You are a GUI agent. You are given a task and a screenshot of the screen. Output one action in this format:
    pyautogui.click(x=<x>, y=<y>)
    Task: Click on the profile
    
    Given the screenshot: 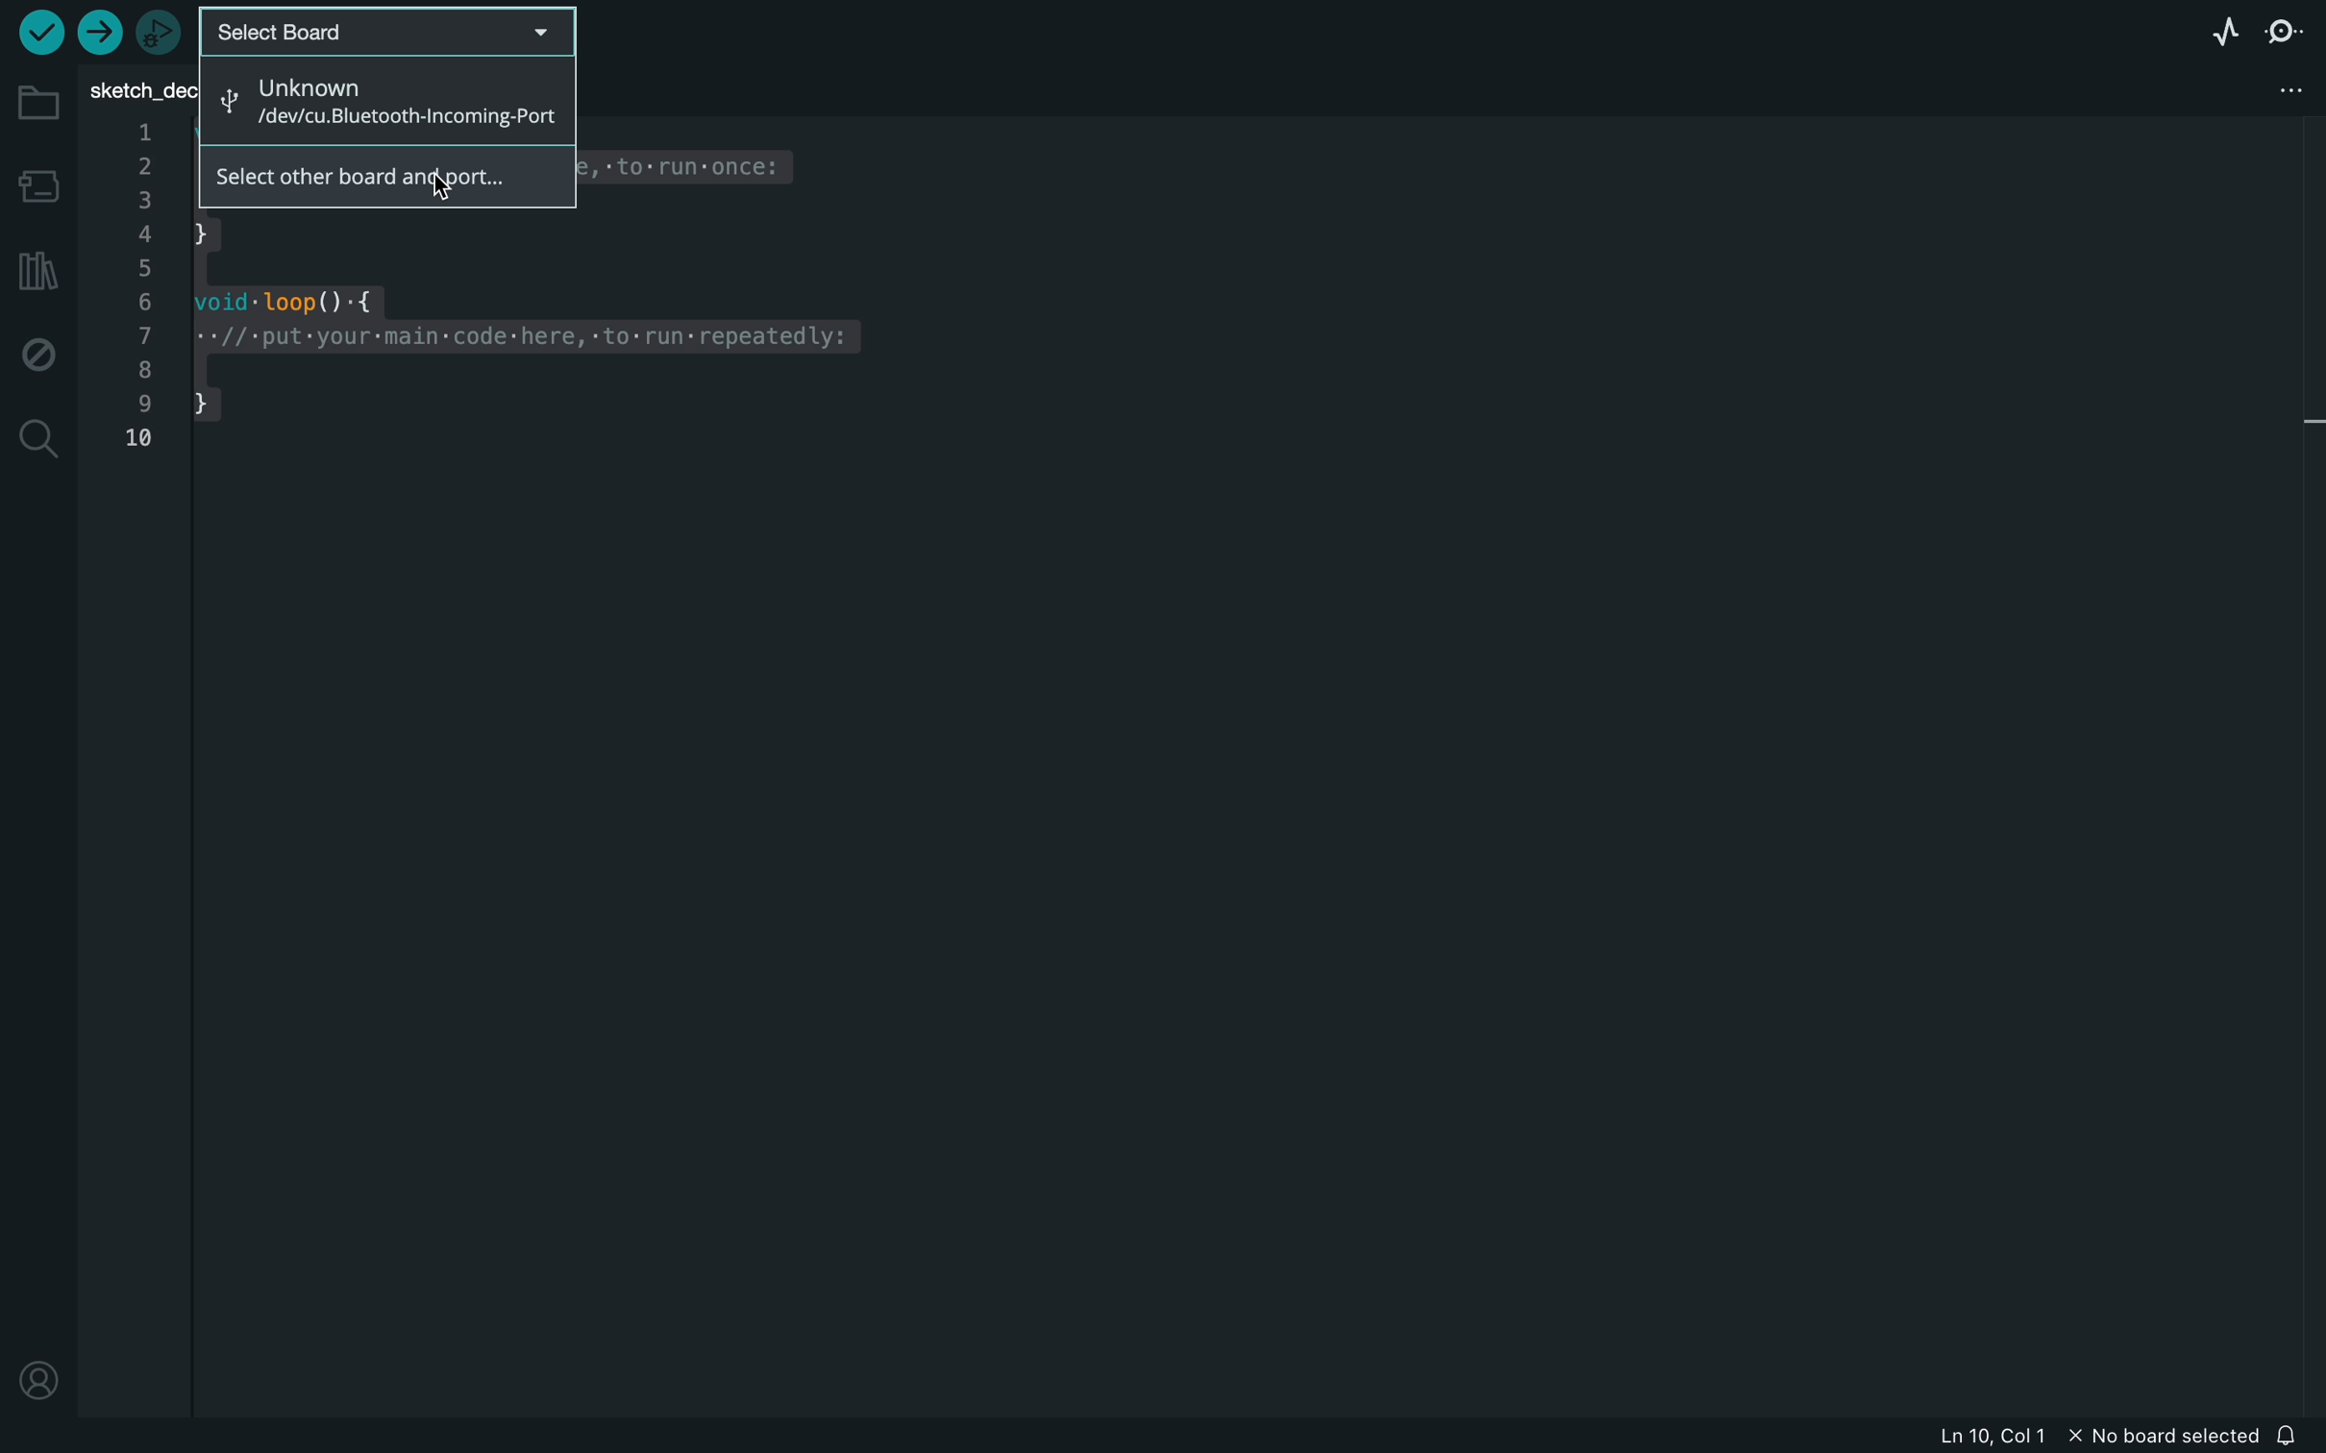 What is the action you would take?
    pyautogui.click(x=37, y=1384)
    